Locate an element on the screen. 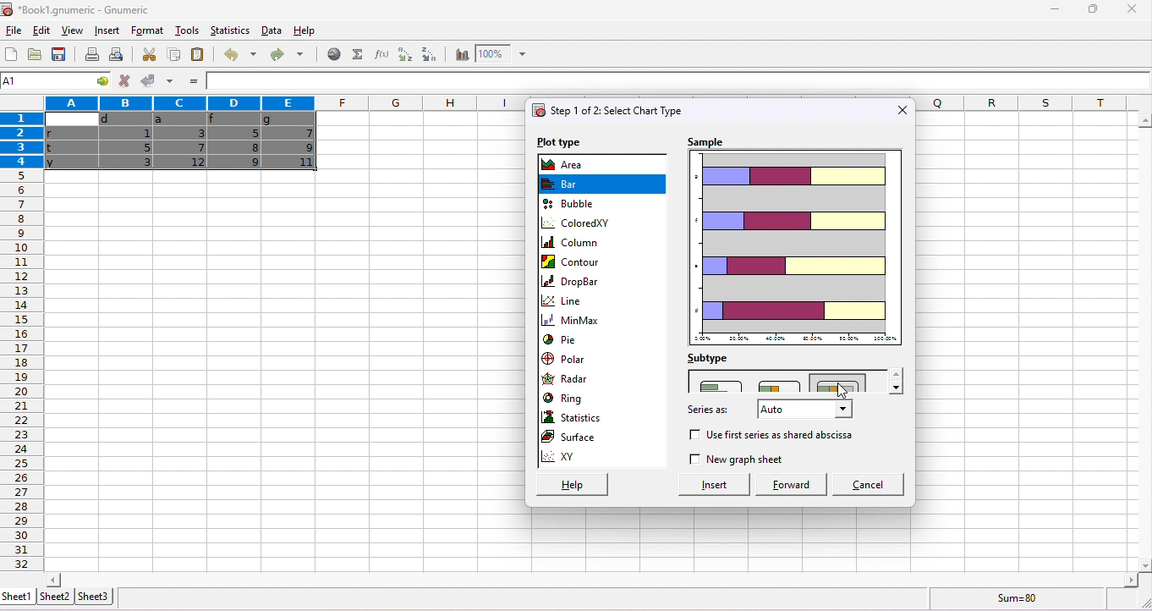 The image size is (1152, 611). ring is located at coordinates (567, 398).